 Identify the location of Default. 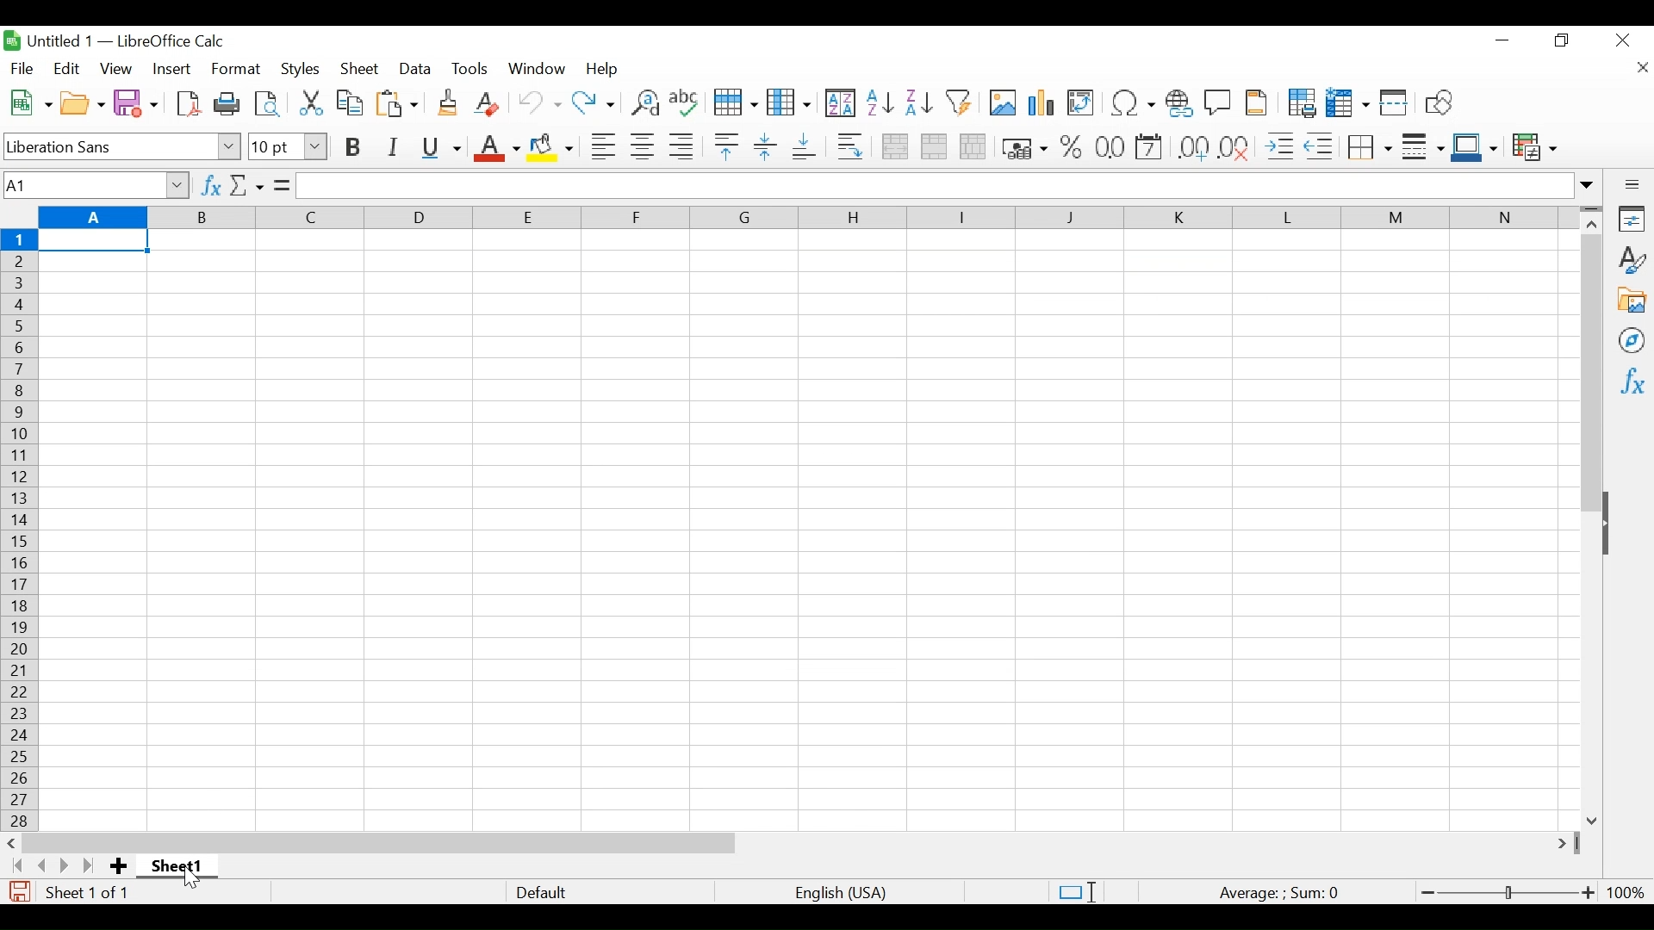
(541, 891).